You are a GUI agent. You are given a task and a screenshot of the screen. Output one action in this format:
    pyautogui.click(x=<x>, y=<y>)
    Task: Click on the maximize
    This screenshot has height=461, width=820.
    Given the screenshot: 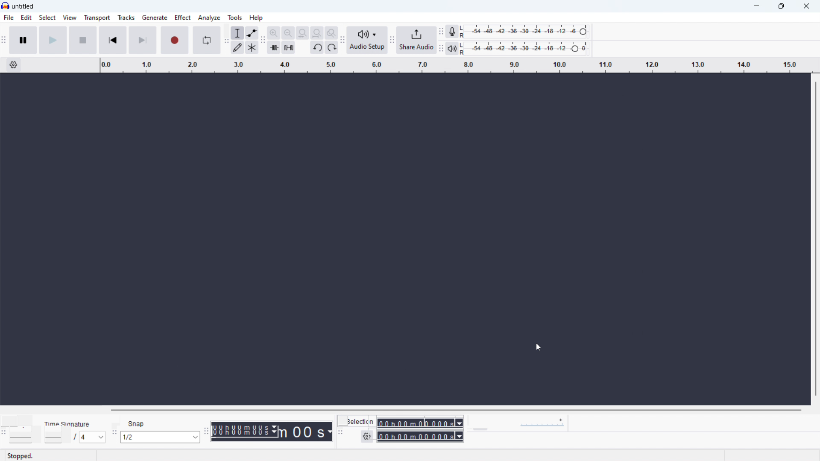 What is the action you would take?
    pyautogui.click(x=781, y=6)
    